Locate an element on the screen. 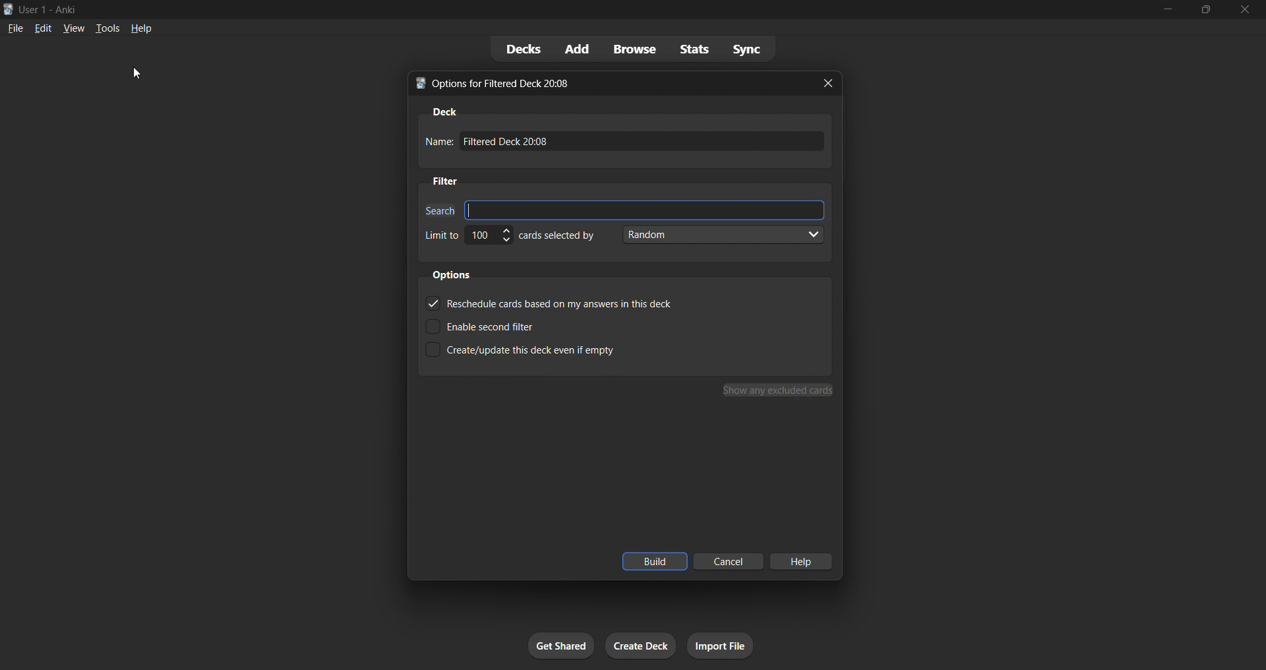 The image size is (1266, 670). tools is located at coordinates (107, 29).